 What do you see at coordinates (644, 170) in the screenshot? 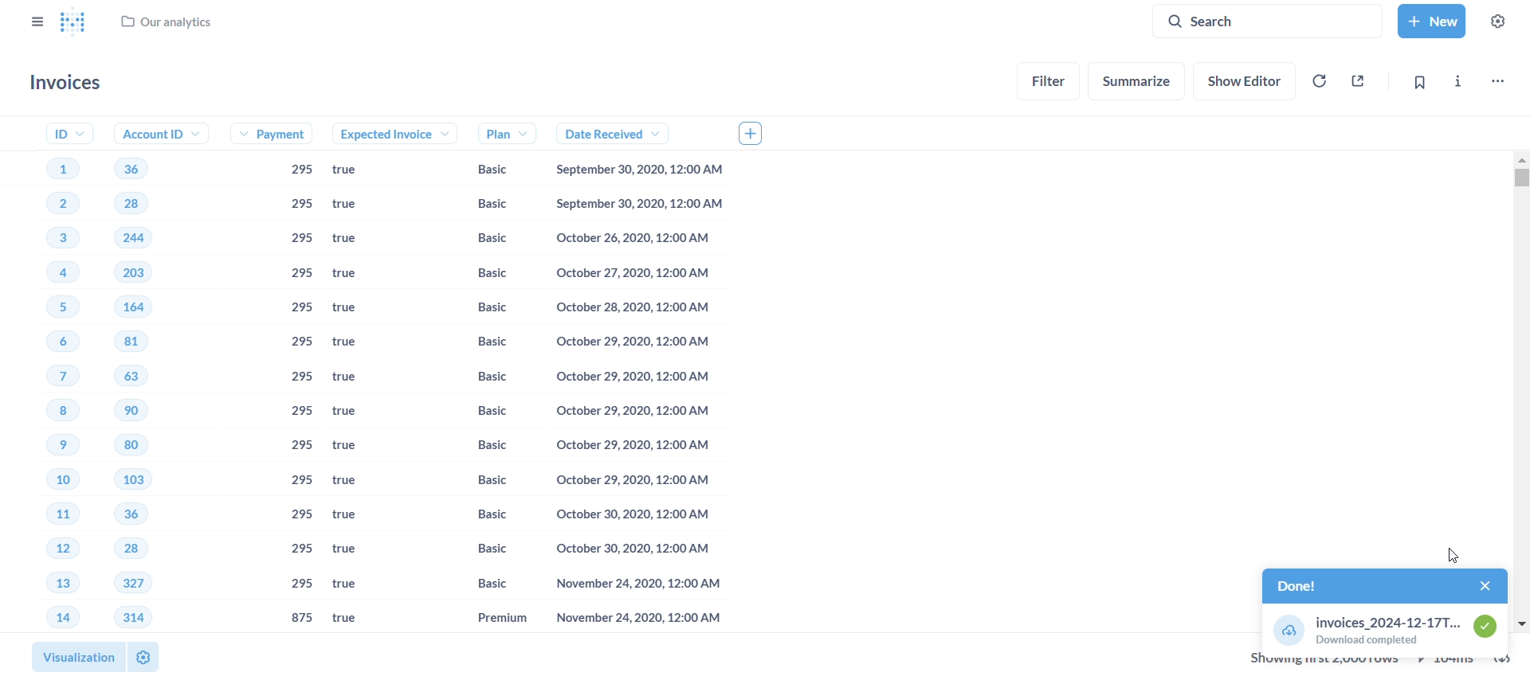
I see `September 30, 2020, 12:00 AM` at bounding box center [644, 170].